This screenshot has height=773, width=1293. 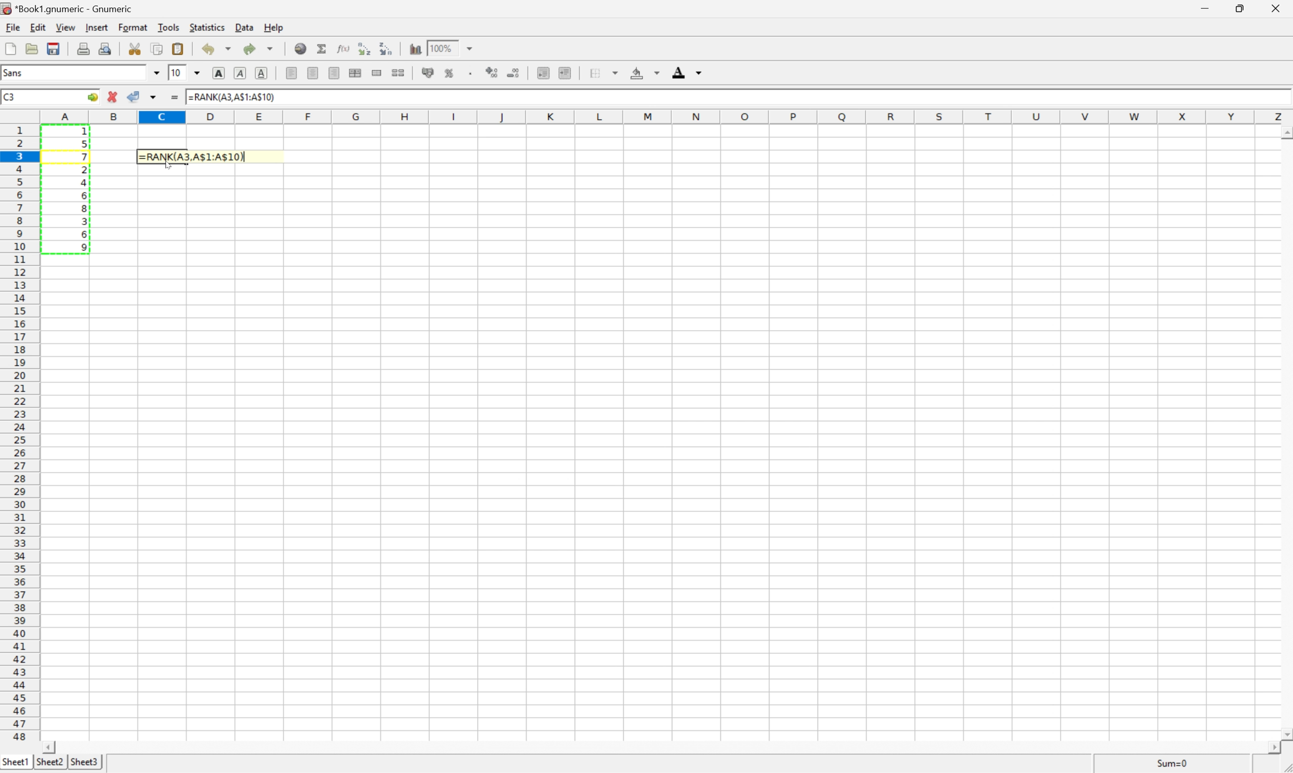 What do you see at coordinates (32, 49) in the screenshot?
I see `open file` at bounding box center [32, 49].